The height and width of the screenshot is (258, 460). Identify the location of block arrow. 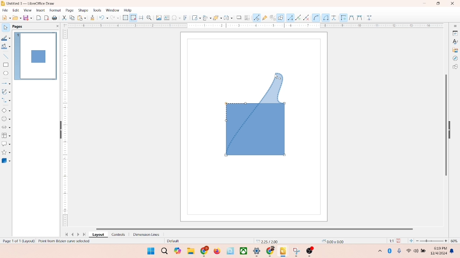
(6, 128).